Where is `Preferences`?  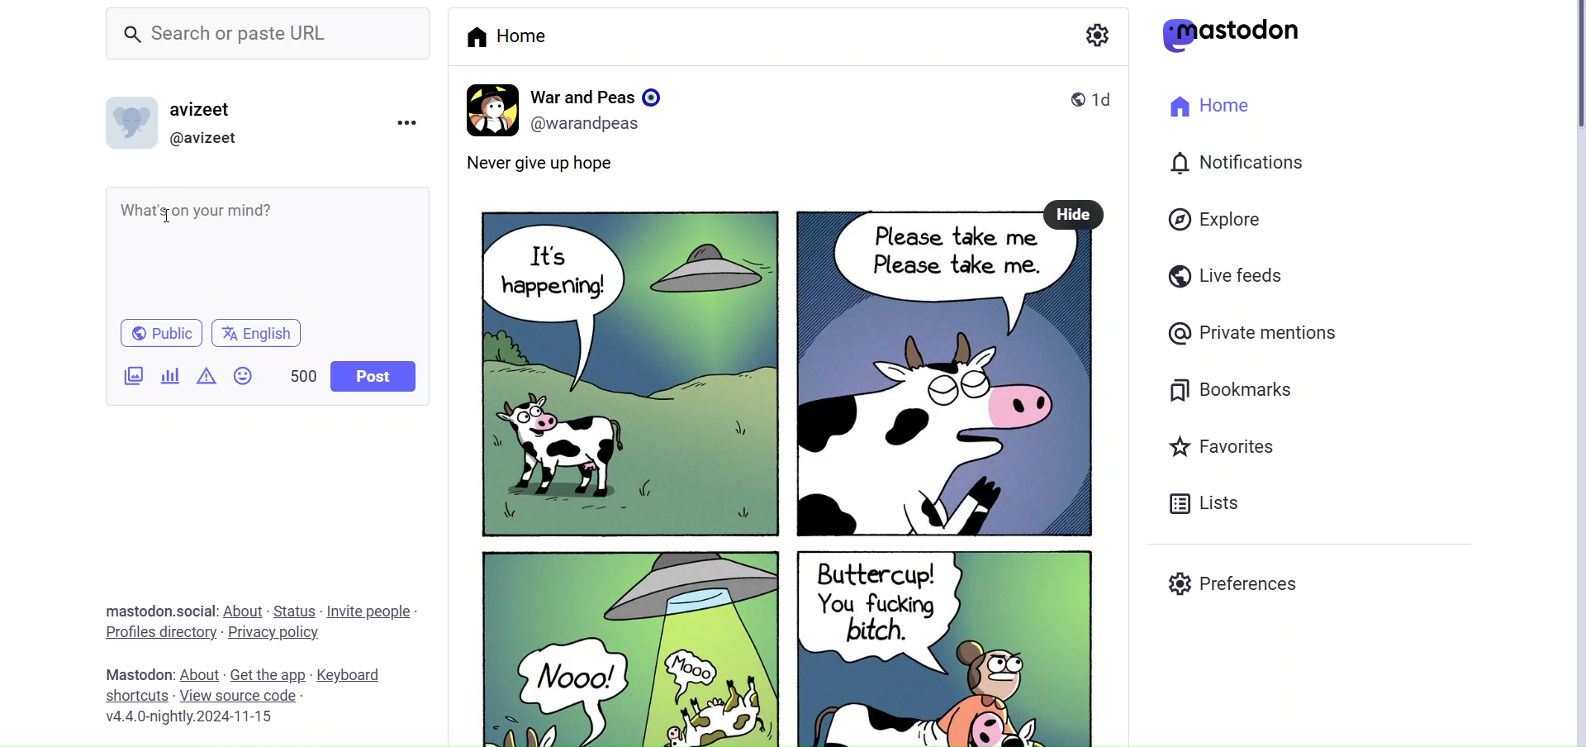
Preferences is located at coordinates (1236, 586).